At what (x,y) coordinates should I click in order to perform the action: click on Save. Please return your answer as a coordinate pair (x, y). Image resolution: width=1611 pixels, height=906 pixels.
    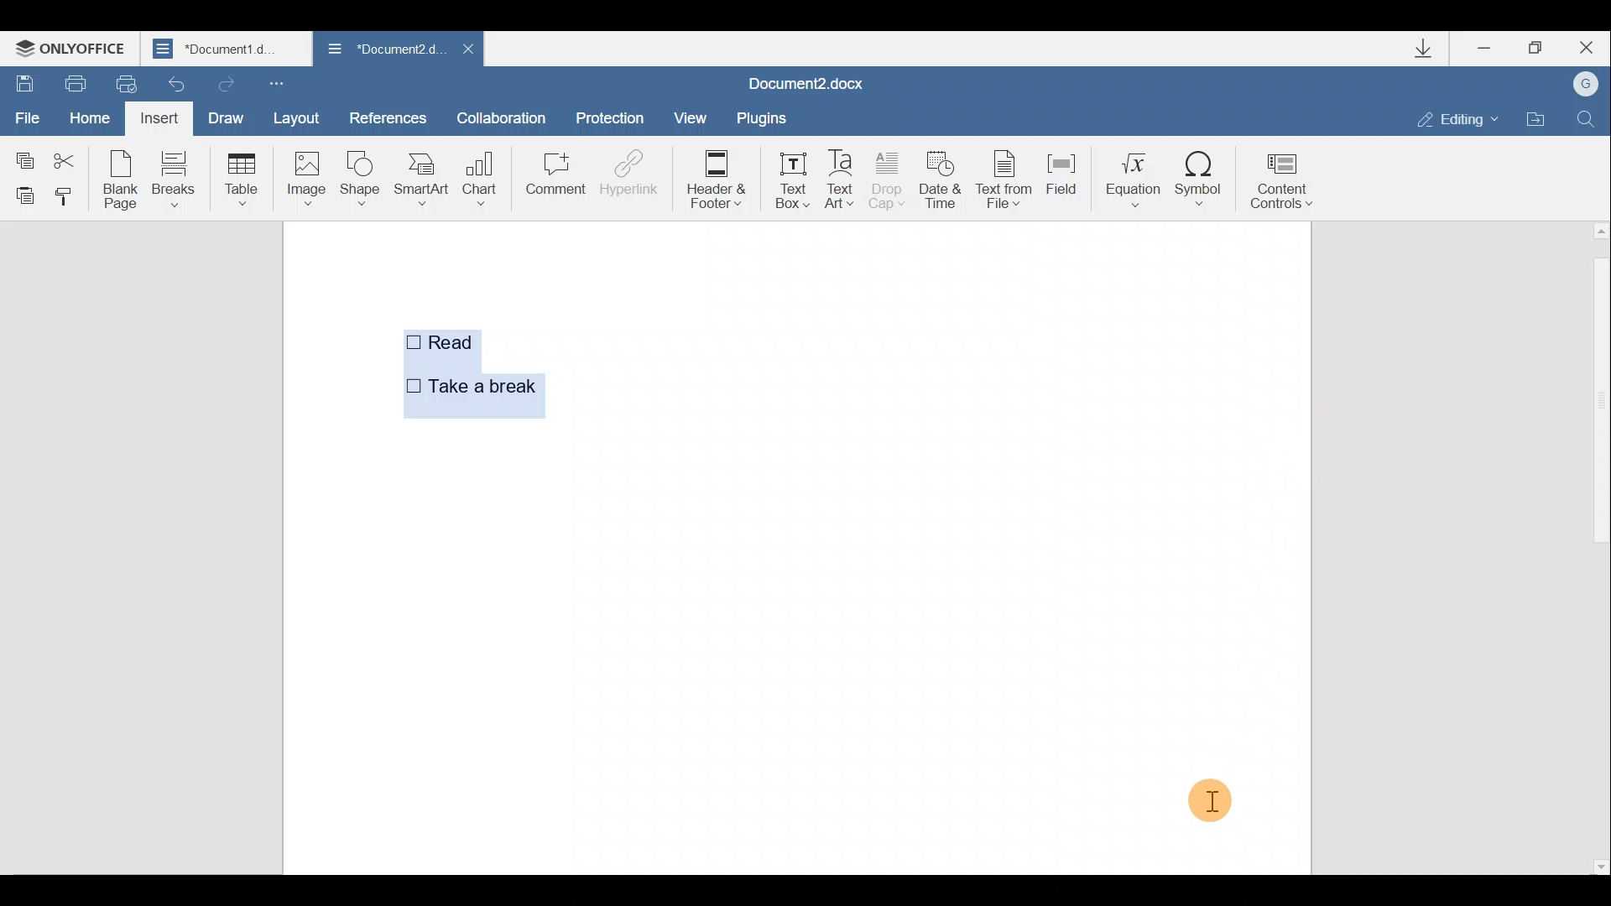
    Looking at the image, I should click on (23, 78).